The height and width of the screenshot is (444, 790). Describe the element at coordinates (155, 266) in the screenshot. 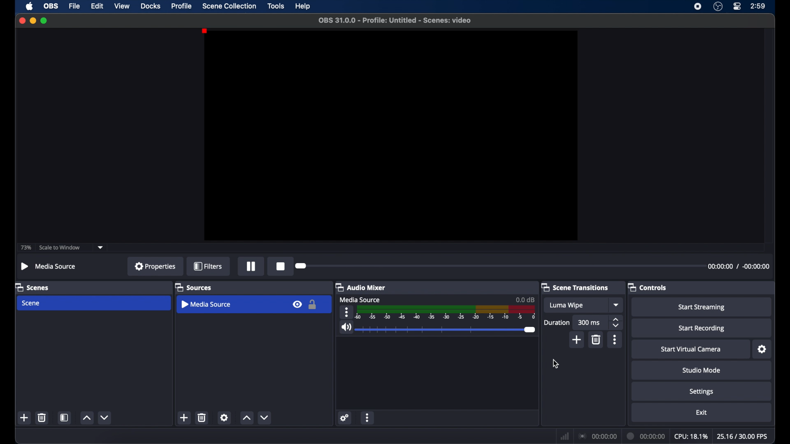

I see `properties` at that location.